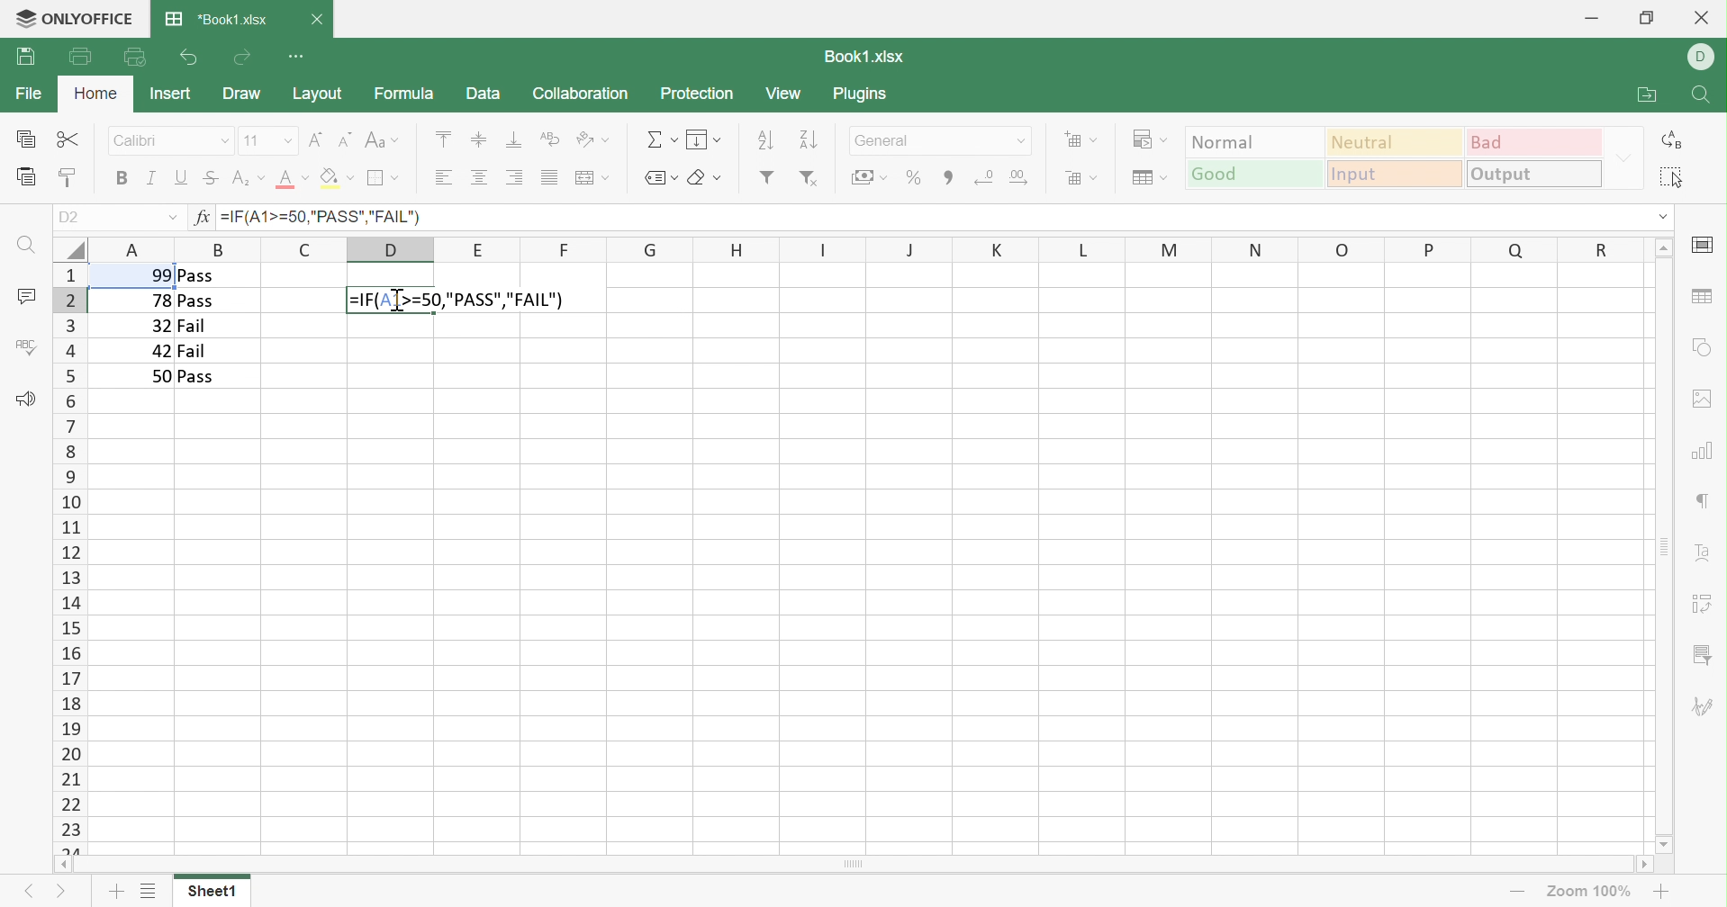 This screenshot has width=1727, height=907. What do you see at coordinates (384, 178) in the screenshot?
I see `Border` at bounding box center [384, 178].